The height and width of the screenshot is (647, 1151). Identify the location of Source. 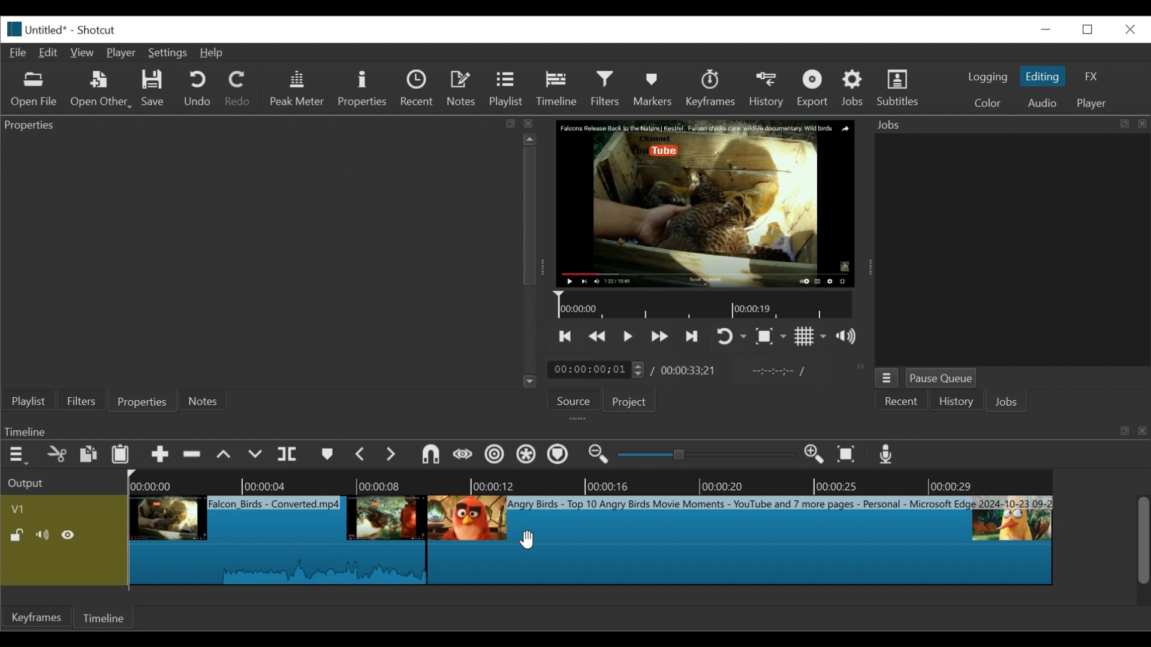
(576, 400).